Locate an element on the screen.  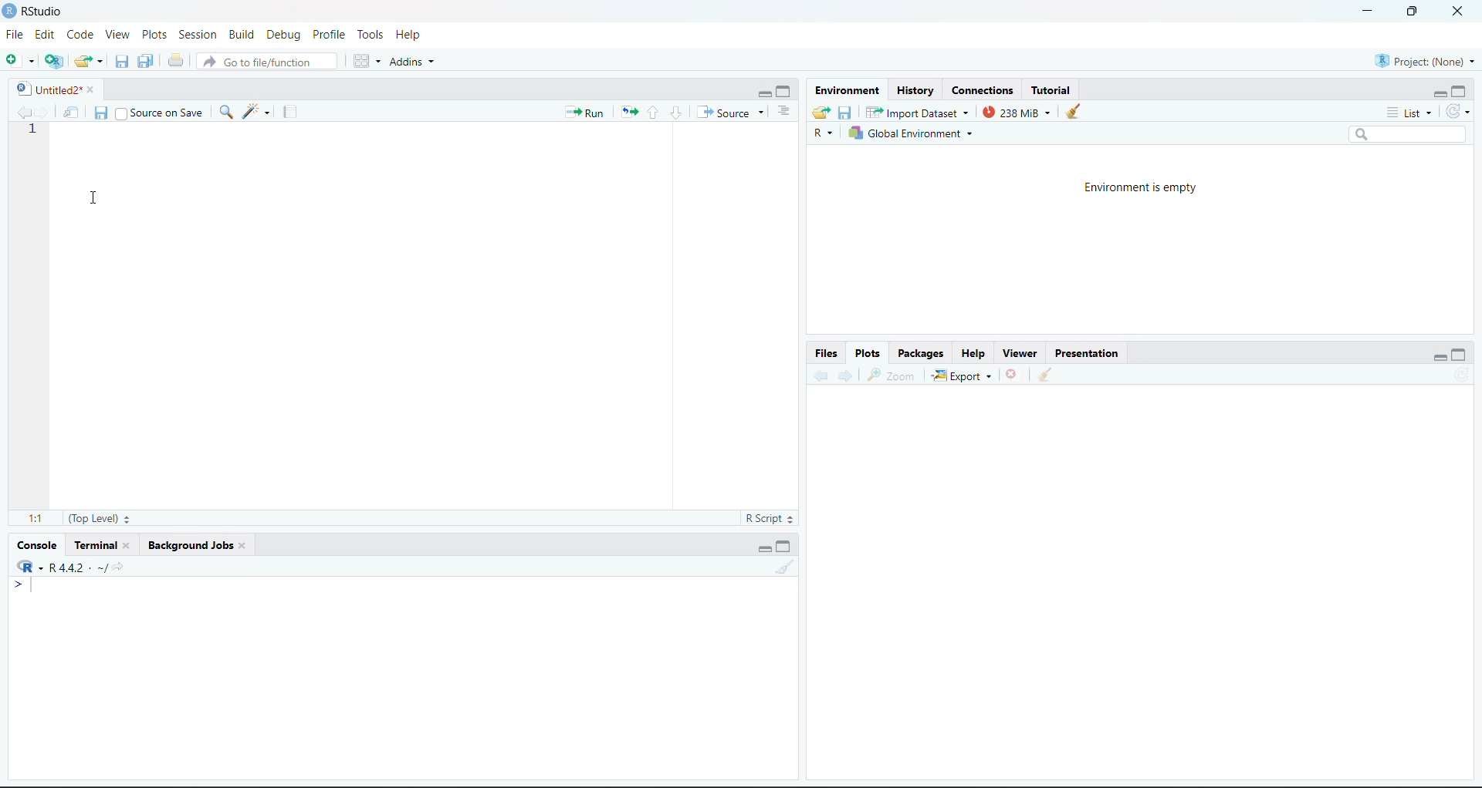
maximize is located at coordinates (1459, 354).